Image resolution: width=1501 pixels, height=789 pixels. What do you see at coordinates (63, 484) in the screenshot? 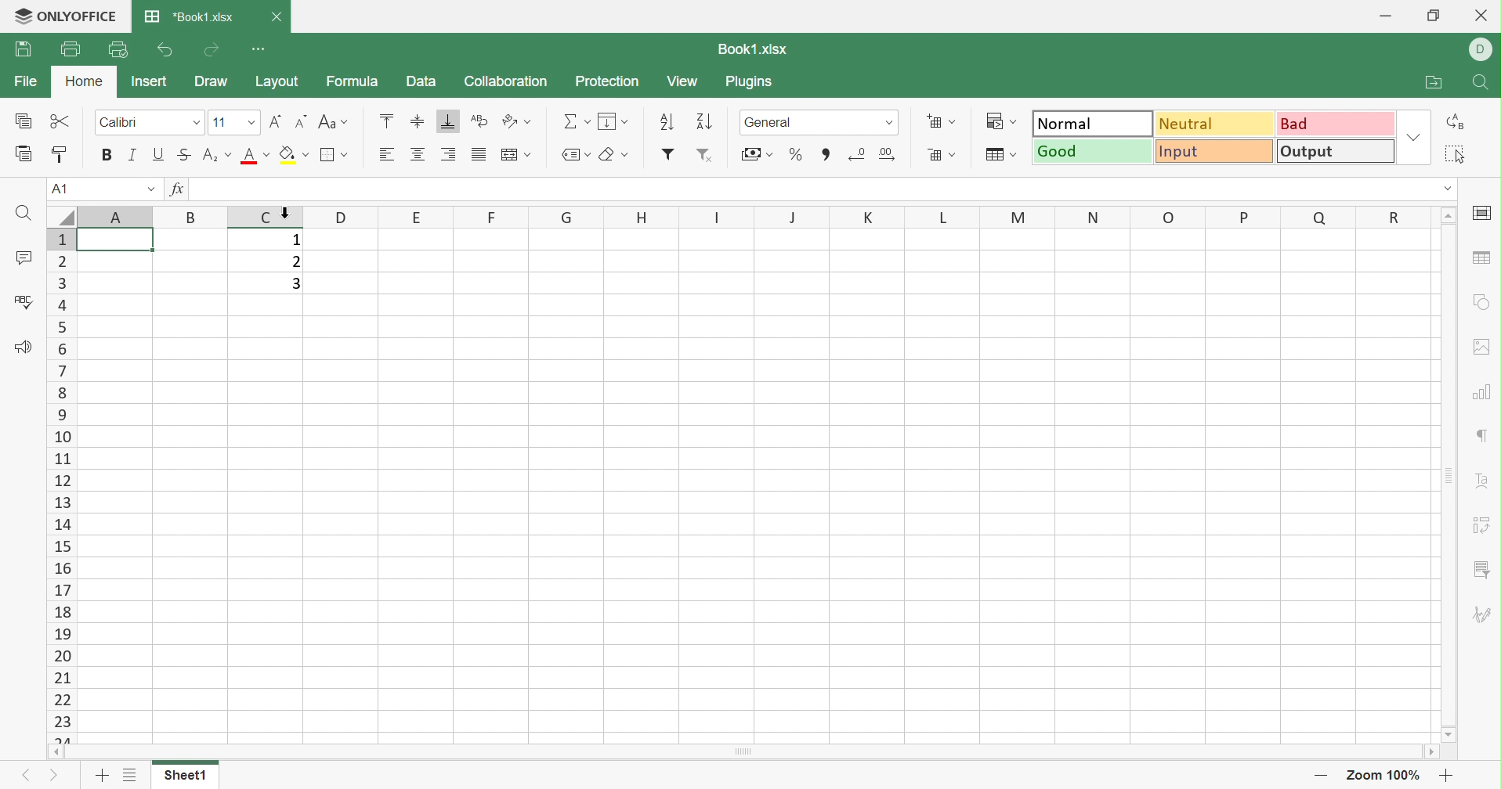
I see `Row Numbers` at bounding box center [63, 484].